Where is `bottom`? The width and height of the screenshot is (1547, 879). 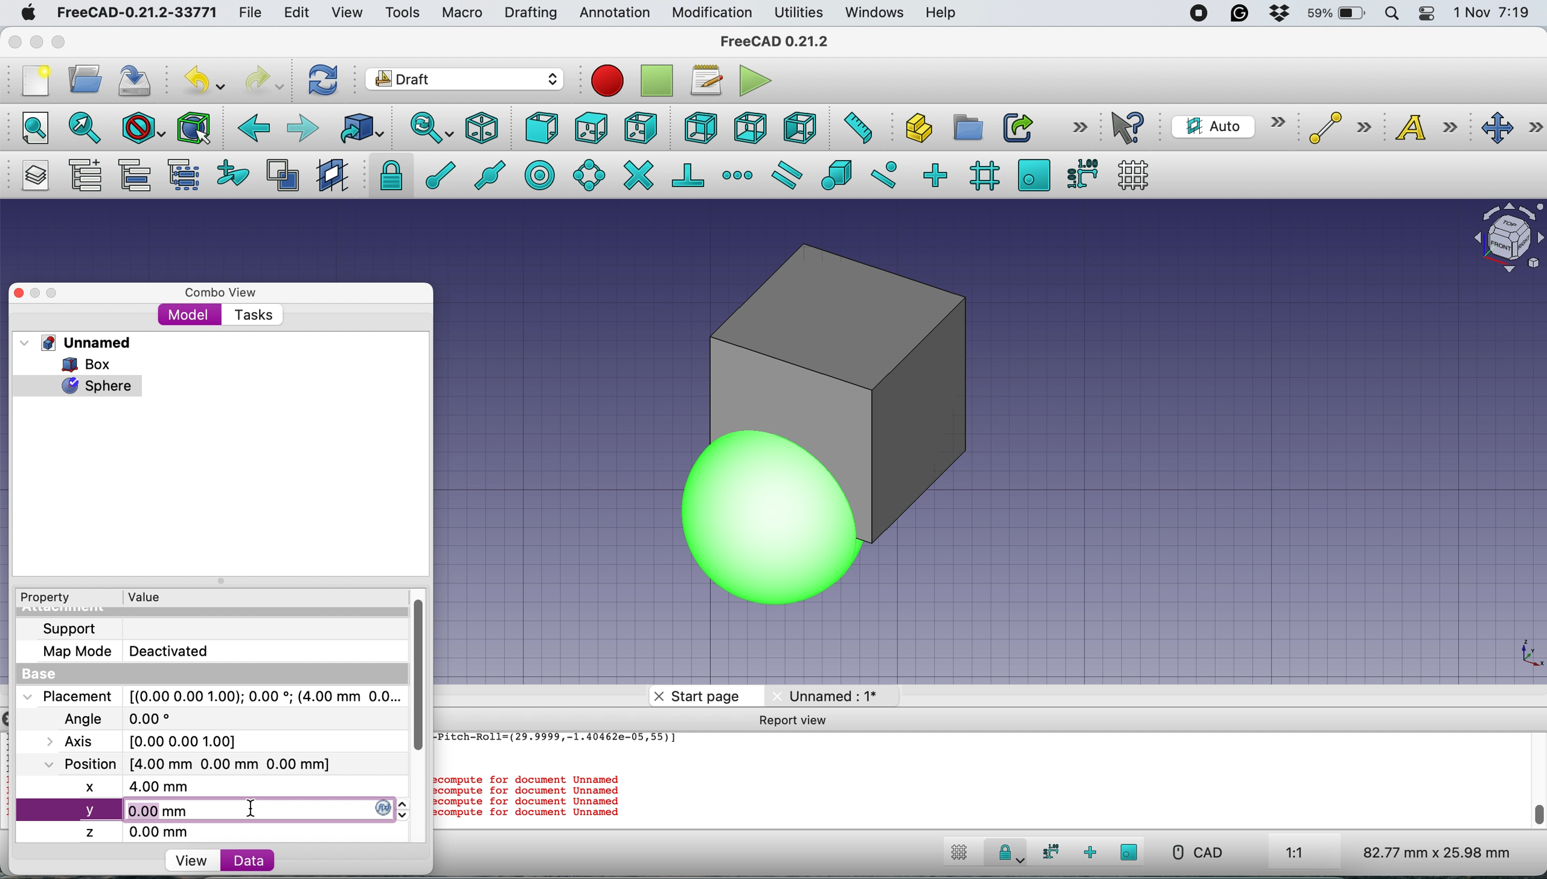
bottom is located at coordinates (750, 129).